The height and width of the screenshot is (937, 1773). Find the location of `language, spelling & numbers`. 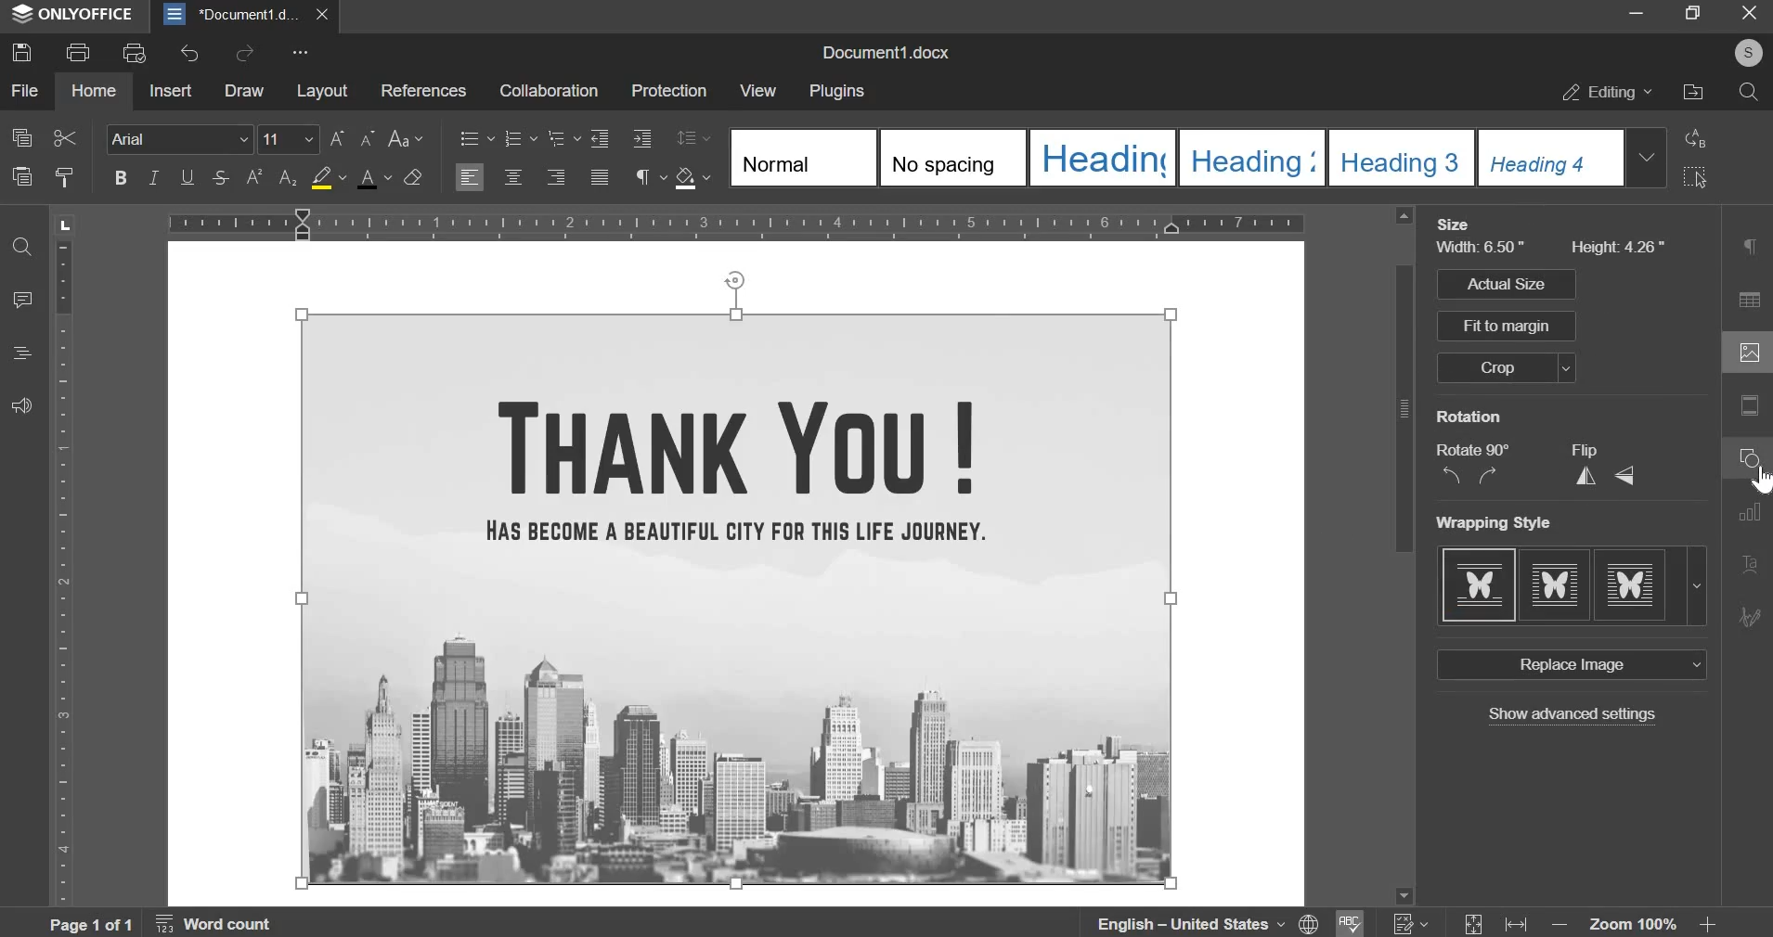

language, spelling & numbers is located at coordinates (1263, 920).